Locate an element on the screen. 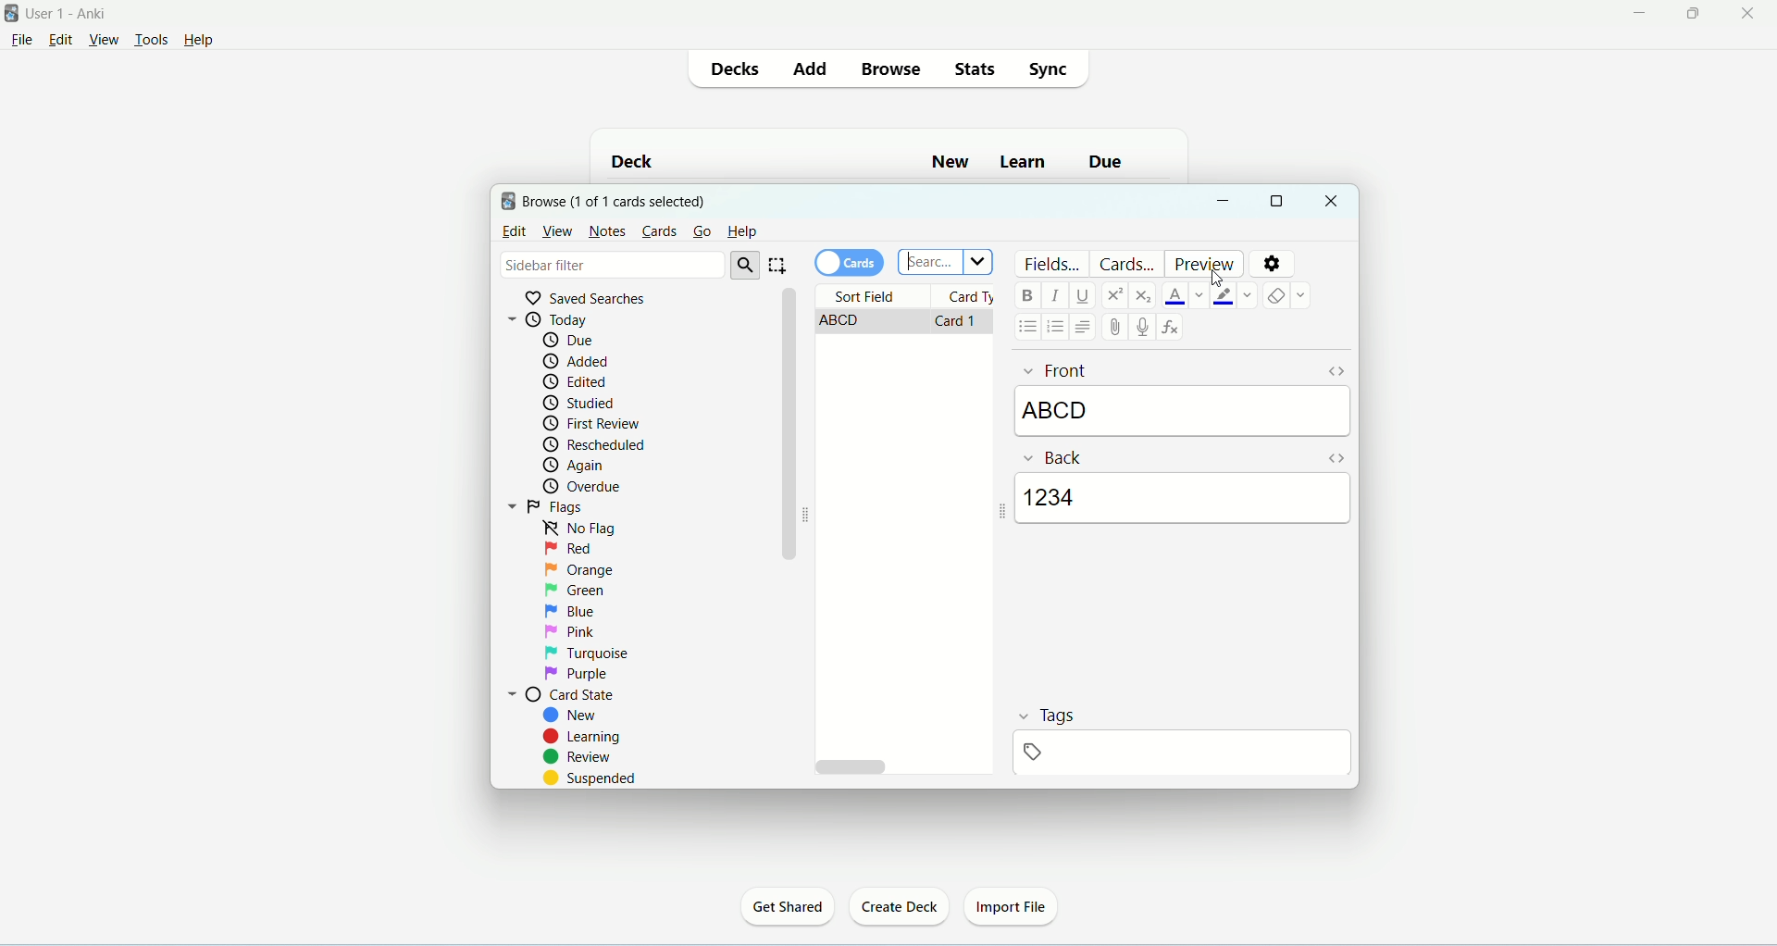 The height and width of the screenshot is (946, 1777). browse is located at coordinates (891, 68).